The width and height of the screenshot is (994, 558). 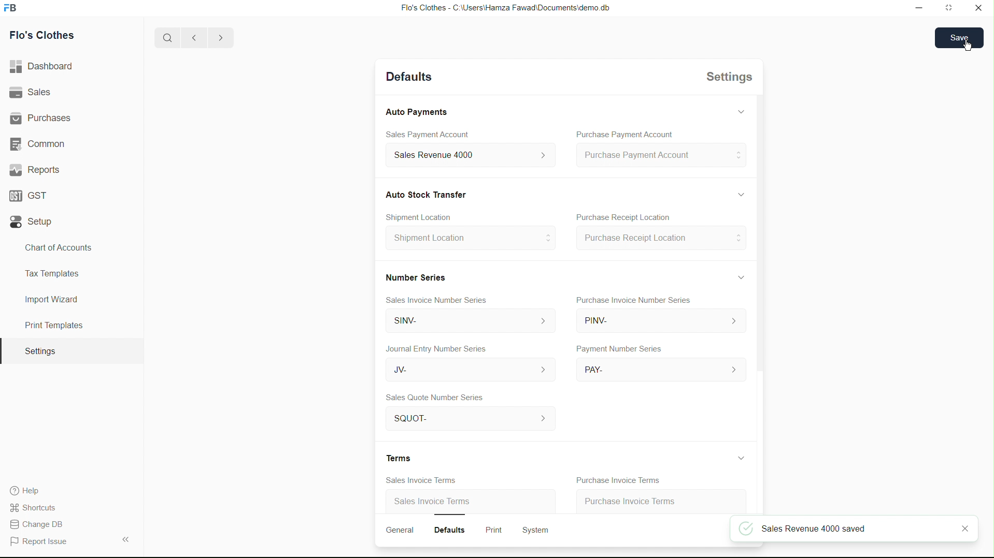 What do you see at coordinates (42, 542) in the screenshot?
I see `Report Issue` at bounding box center [42, 542].